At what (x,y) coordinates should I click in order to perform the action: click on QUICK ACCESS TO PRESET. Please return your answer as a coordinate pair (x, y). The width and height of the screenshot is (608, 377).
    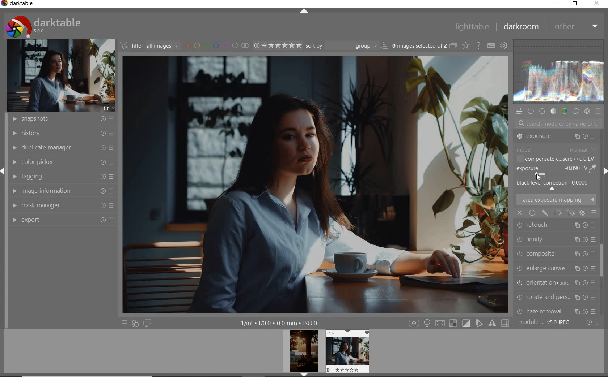
    Looking at the image, I should click on (124, 323).